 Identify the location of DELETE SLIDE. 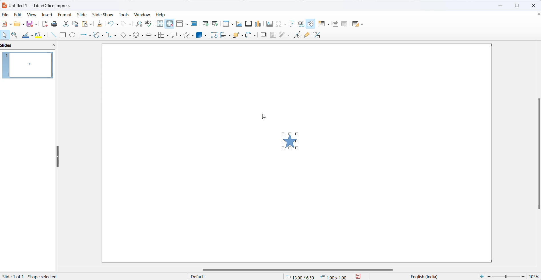
(345, 25).